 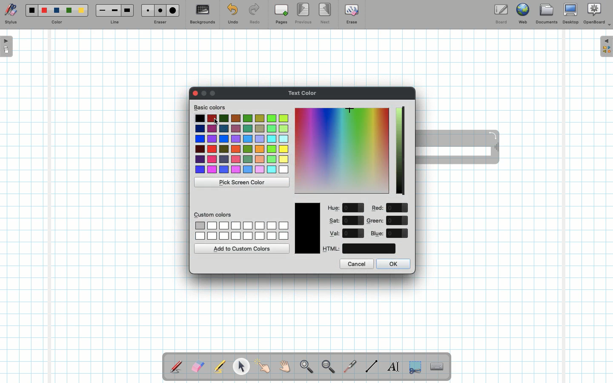 What do you see at coordinates (356, 264) in the screenshot?
I see `Cancel` at bounding box center [356, 264].